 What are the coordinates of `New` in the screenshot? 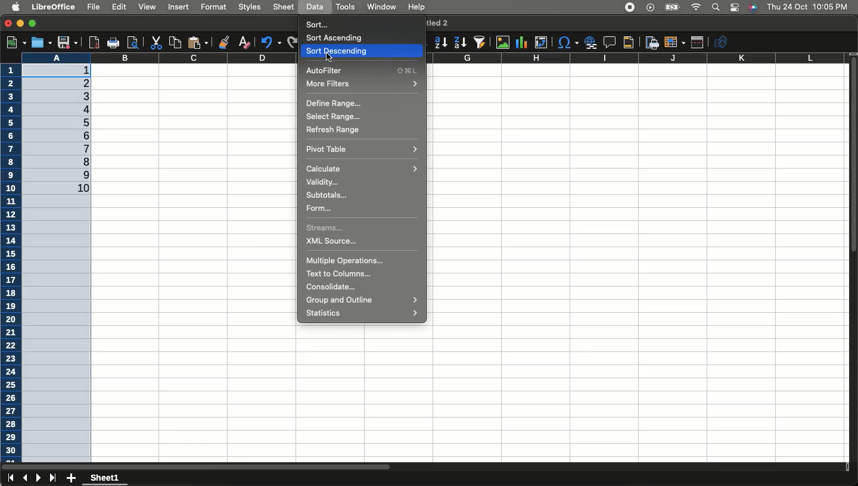 It's located at (15, 41).